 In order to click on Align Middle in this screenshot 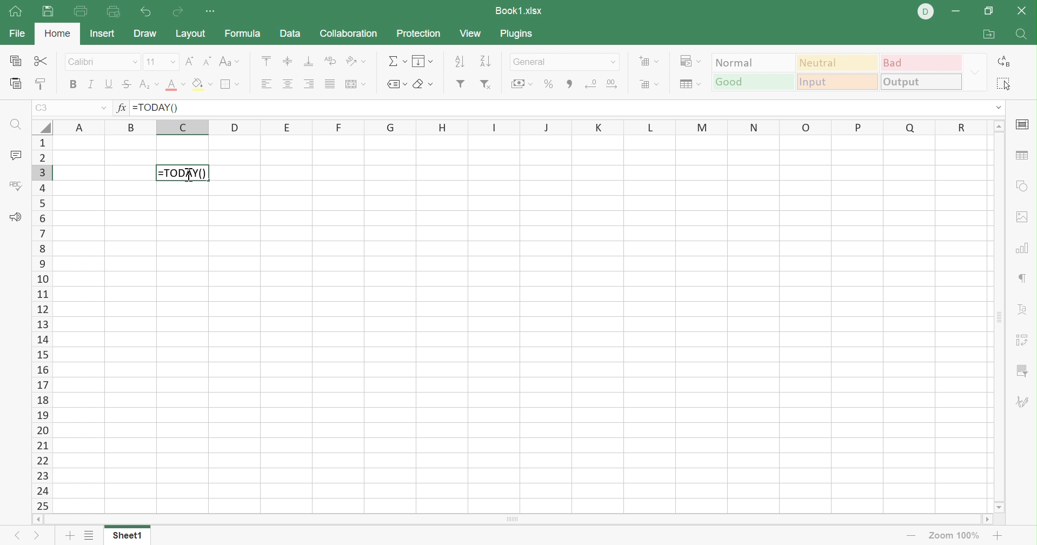, I will do `click(288, 61)`.